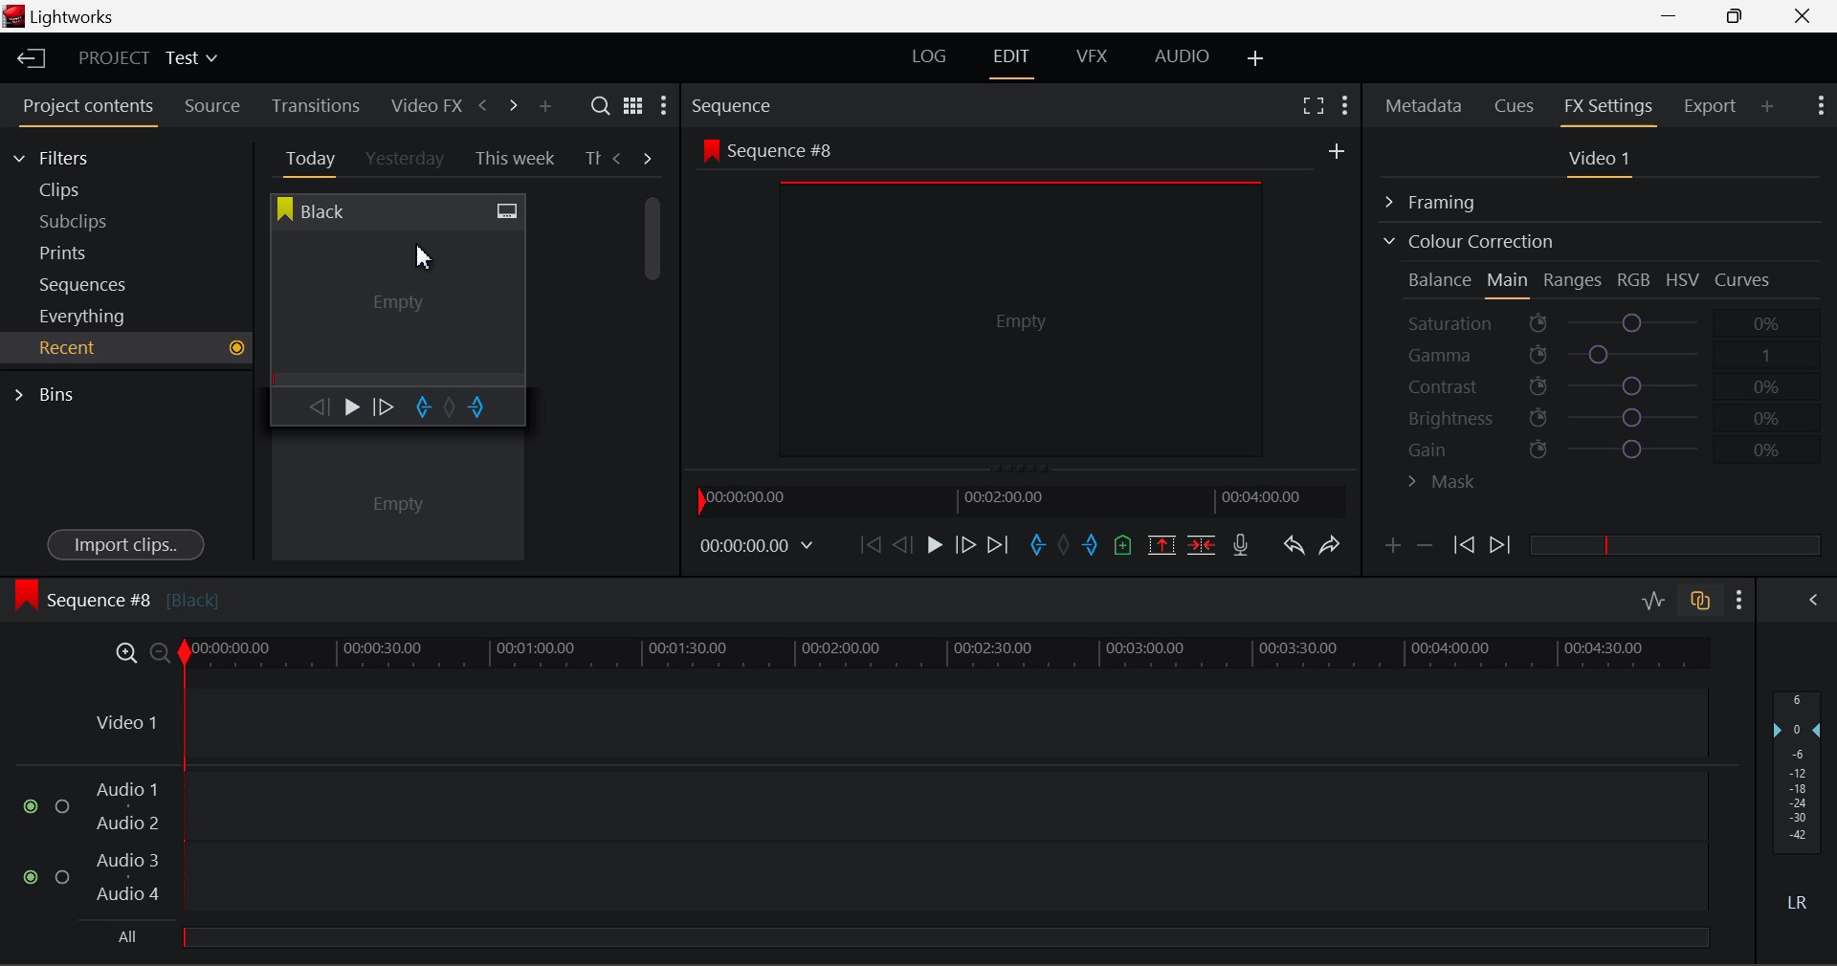  What do you see at coordinates (1066, 547) in the screenshot?
I see `Remove All Marks` at bounding box center [1066, 547].